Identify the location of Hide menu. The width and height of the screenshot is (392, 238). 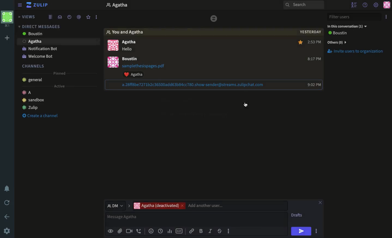
(20, 4).